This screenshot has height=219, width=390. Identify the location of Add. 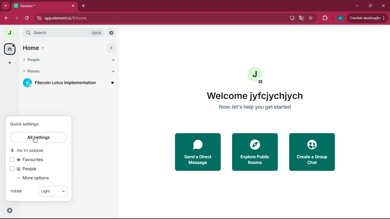
(112, 60).